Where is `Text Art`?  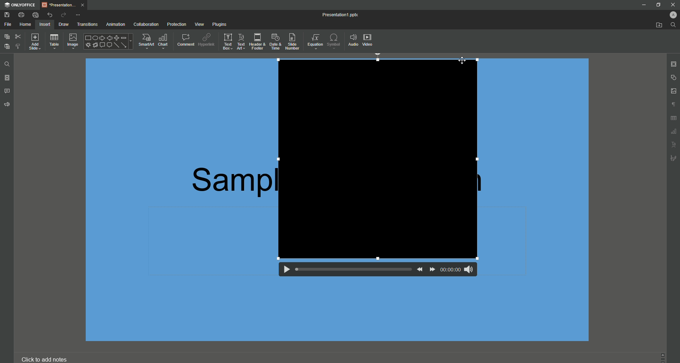
Text Art is located at coordinates (240, 42).